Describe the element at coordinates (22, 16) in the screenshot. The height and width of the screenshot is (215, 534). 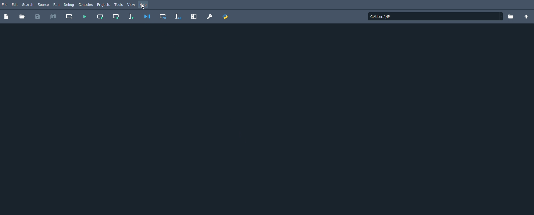
I see `Open file` at that location.